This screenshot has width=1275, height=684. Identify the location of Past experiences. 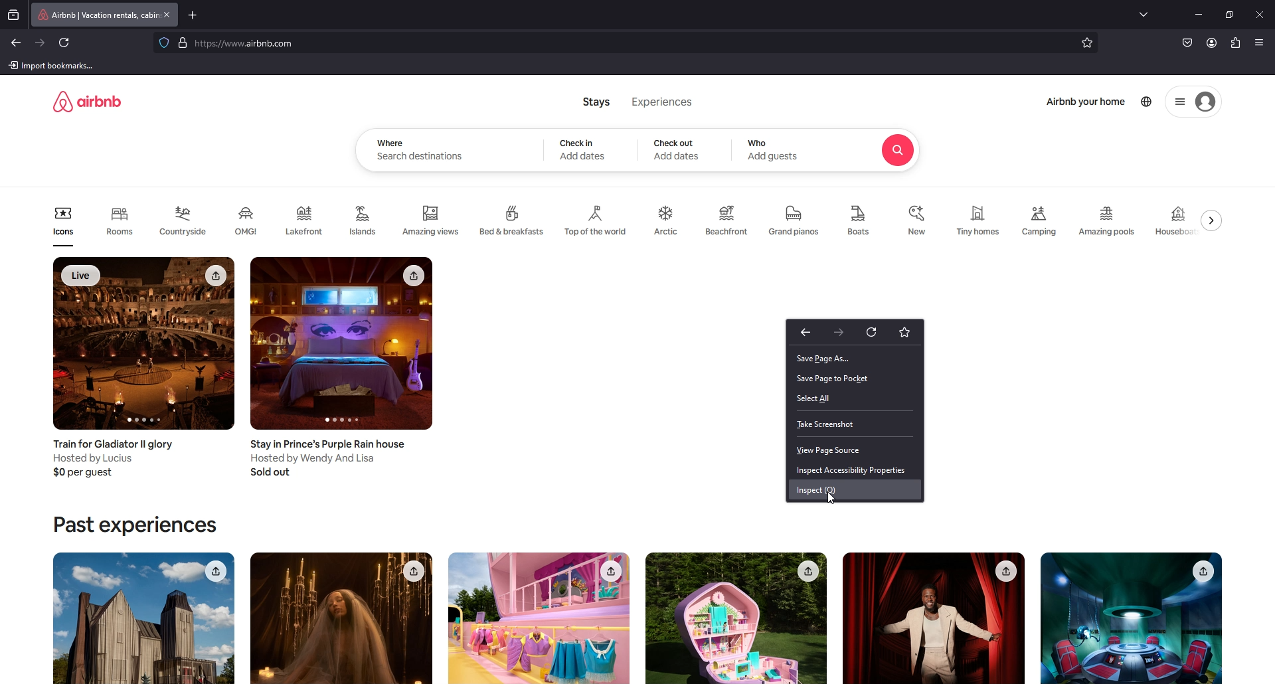
(134, 525).